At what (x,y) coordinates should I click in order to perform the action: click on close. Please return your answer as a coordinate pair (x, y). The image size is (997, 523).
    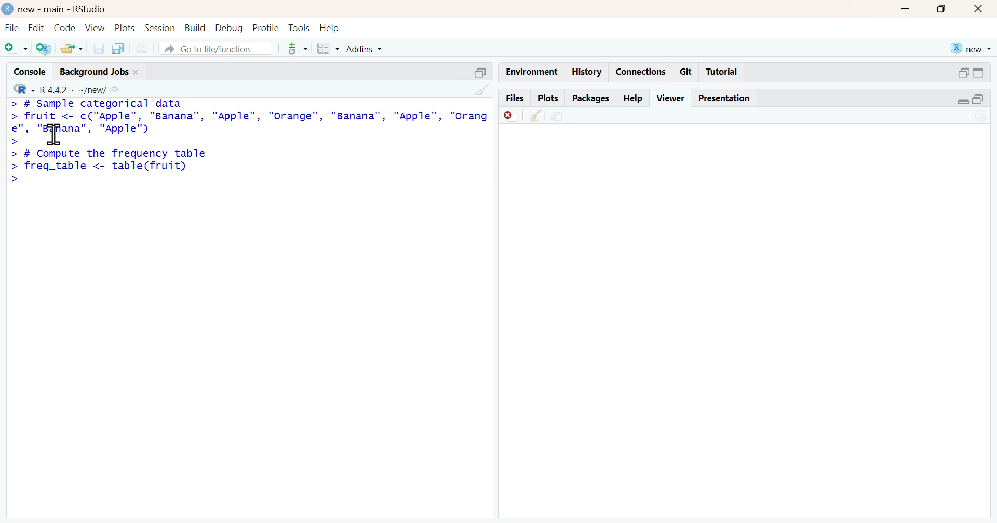
    Looking at the image, I should click on (981, 10).